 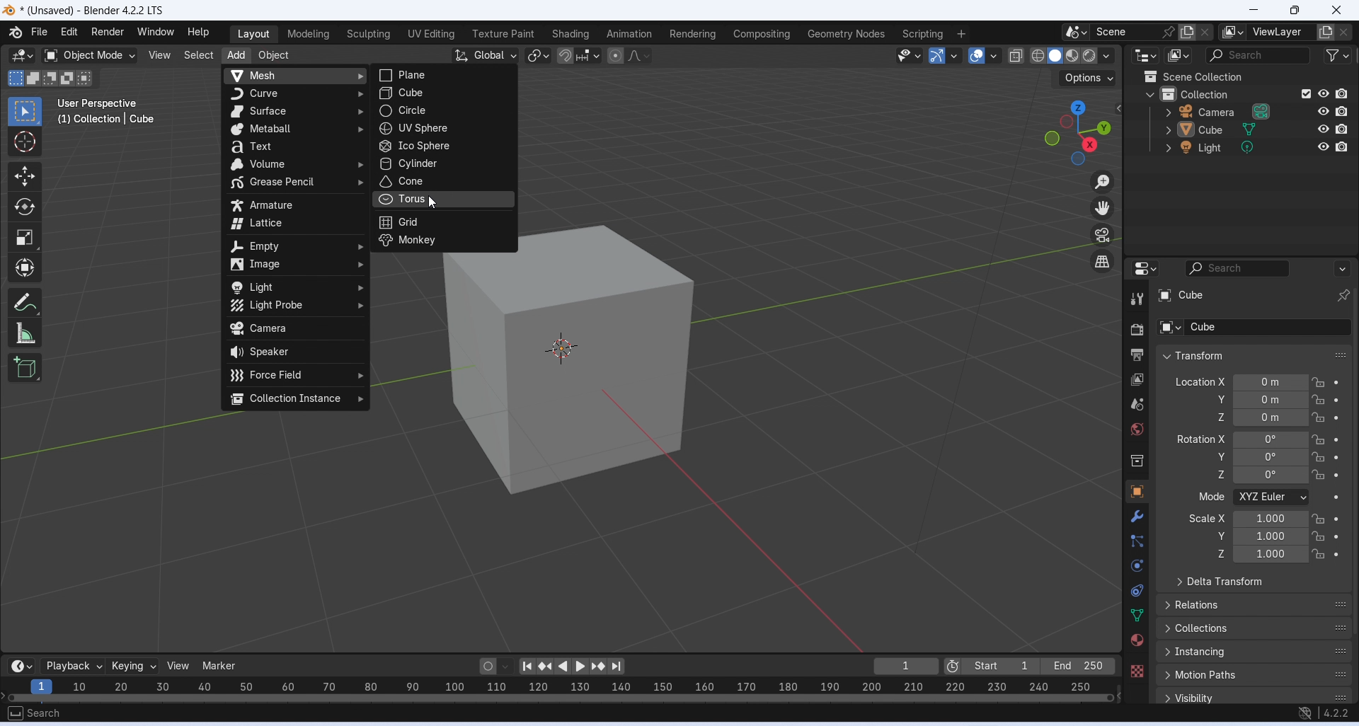 What do you see at coordinates (629, 34) in the screenshot?
I see `Animation` at bounding box center [629, 34].